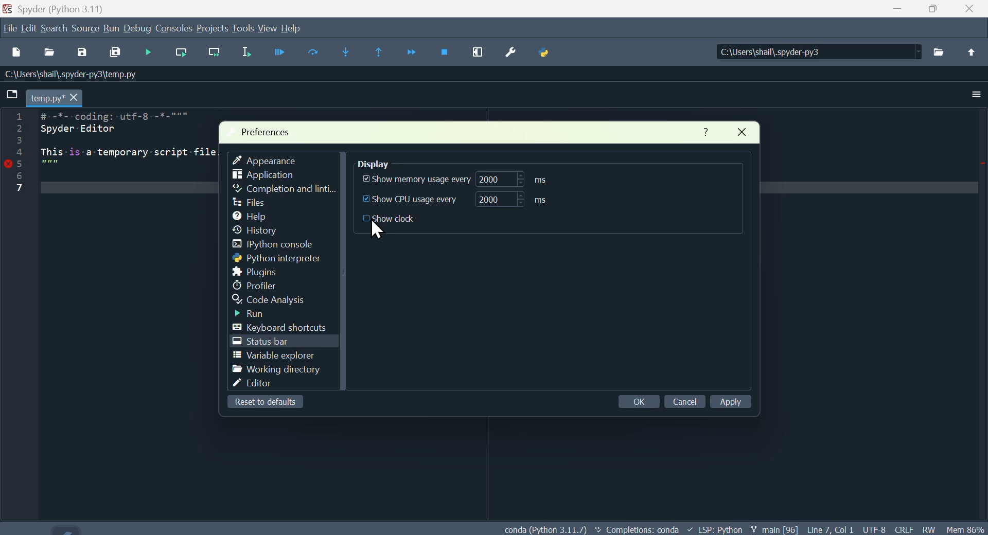  I want to click on Run current line and go to the next one, so click(215, 50).